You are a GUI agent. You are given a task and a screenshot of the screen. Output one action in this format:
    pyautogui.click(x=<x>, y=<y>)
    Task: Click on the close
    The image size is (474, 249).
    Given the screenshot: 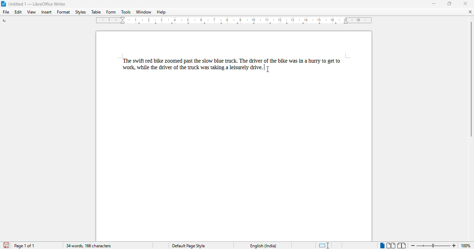 What is the action you would take?
    pyautogui.click(x=465, y=3)
    